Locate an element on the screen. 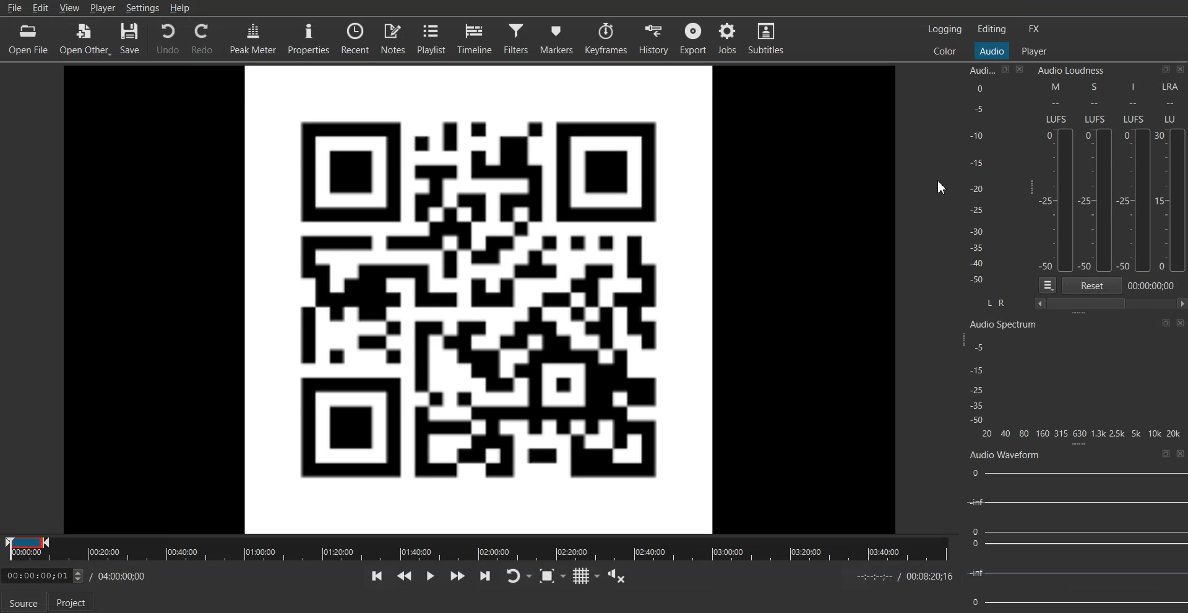 This screenshot has height=613, width=1188. Jobs is located at coordinates (728, 38).